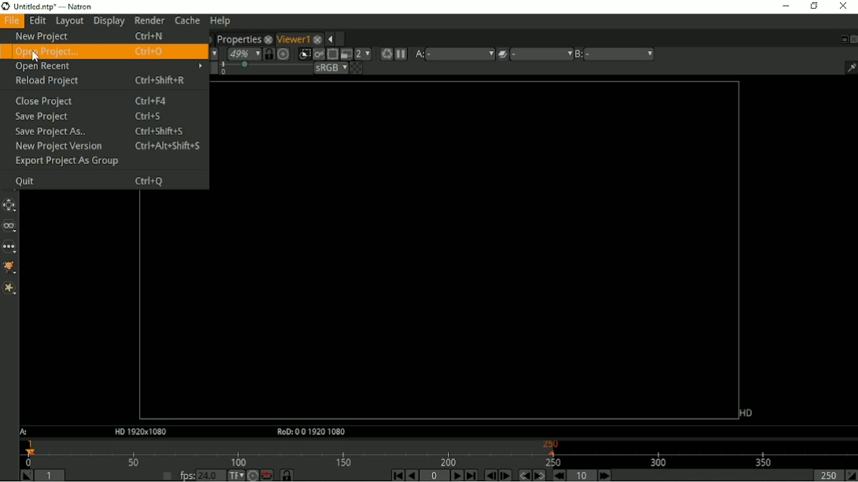 The image size is (858, 482). What do you see at coordinates (167, 475) in the screenshot?
I see `Set playback frame rate automatically` at bounding box center [167, 475].